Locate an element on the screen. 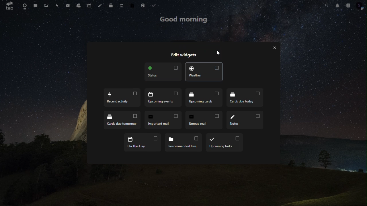 The height and width of the screenshot is (206, 367). important mail is located at coordinates (163, 120).